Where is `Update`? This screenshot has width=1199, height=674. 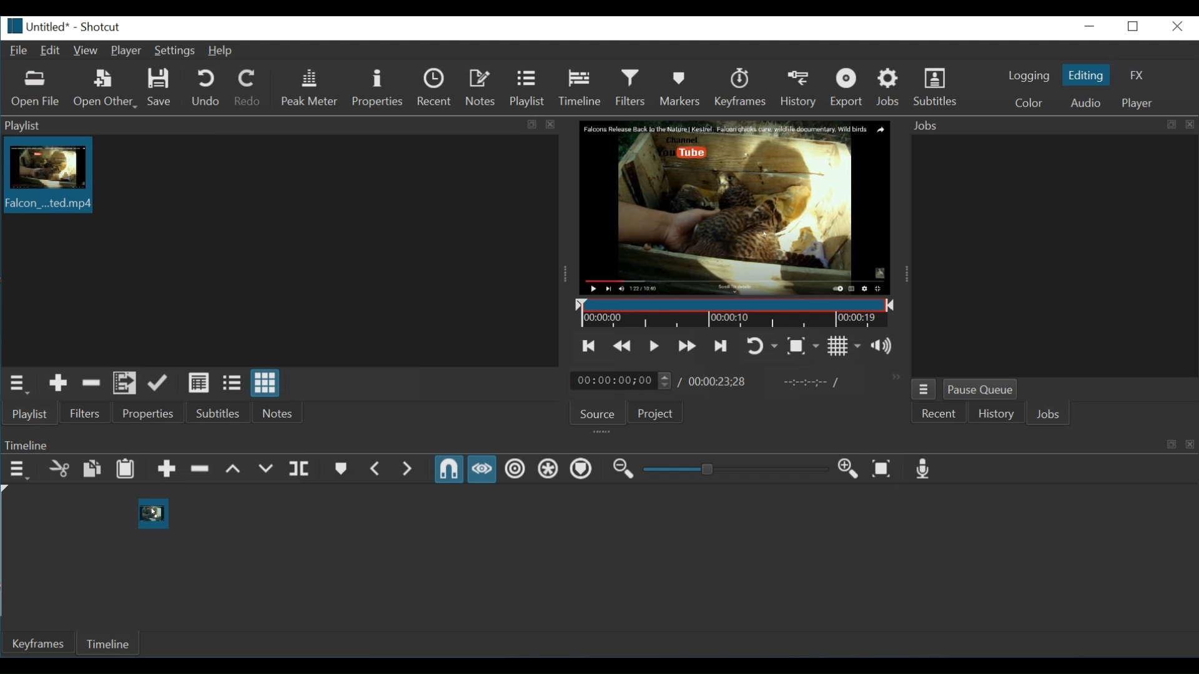
Update is located at coordinates (159, 384).